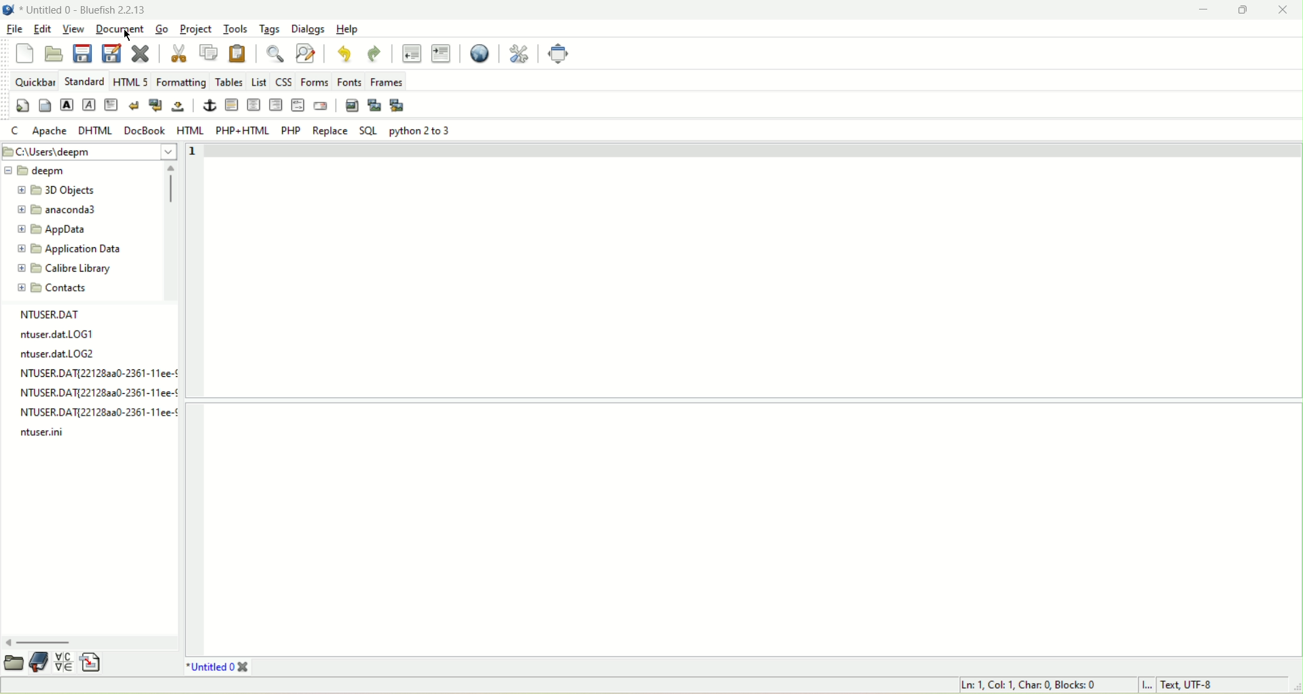 This screenshot has height=694, width=1303. What do you see at coordinates (386, 82) in the screenshot?
I see `frames` at bounding box center [386, 82].